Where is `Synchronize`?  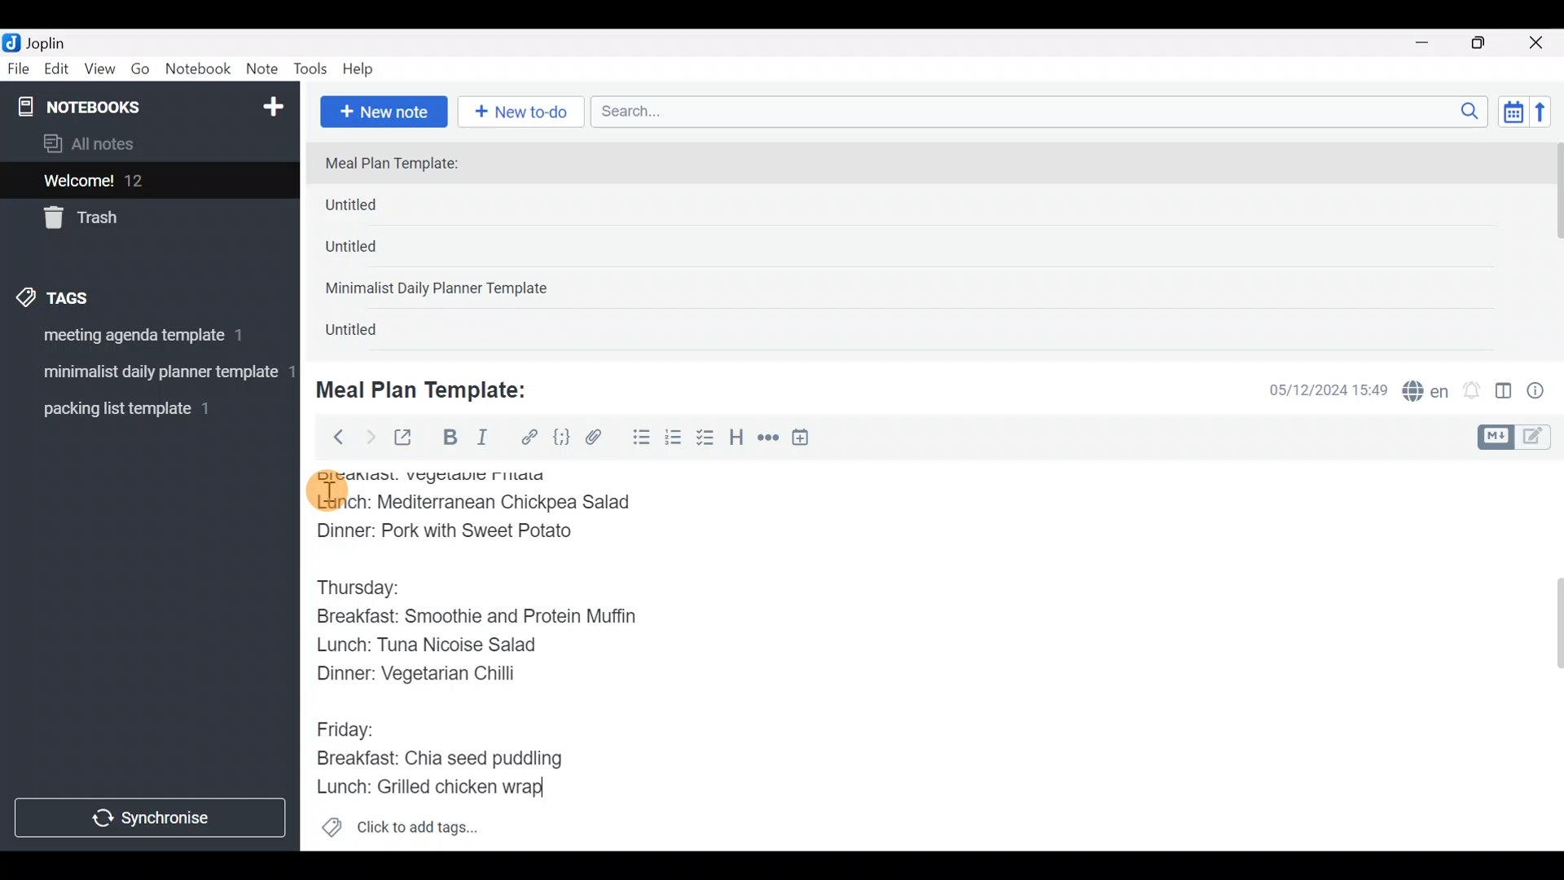
Synchronize is located at coordinates (152, 817).